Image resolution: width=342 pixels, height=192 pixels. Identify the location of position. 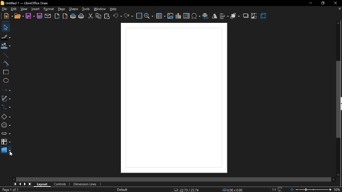
(233, 190).